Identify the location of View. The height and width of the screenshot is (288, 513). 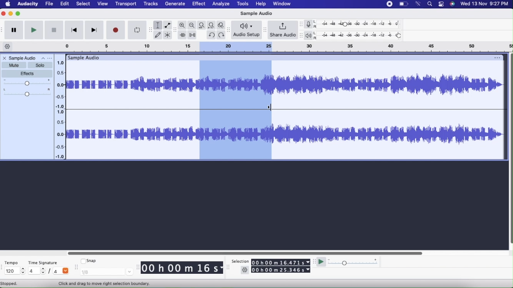
(102, 4).